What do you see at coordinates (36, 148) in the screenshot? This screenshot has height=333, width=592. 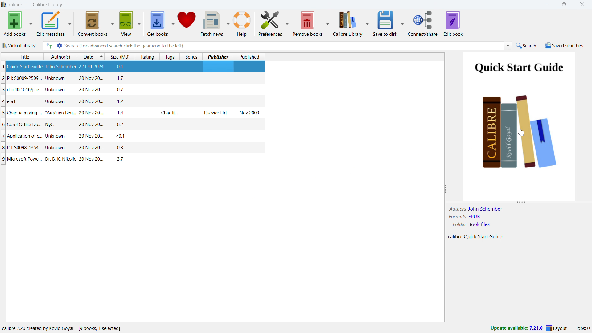 I see `Pll: S0098-1354... Unknown` at bounding box center [36, 148].